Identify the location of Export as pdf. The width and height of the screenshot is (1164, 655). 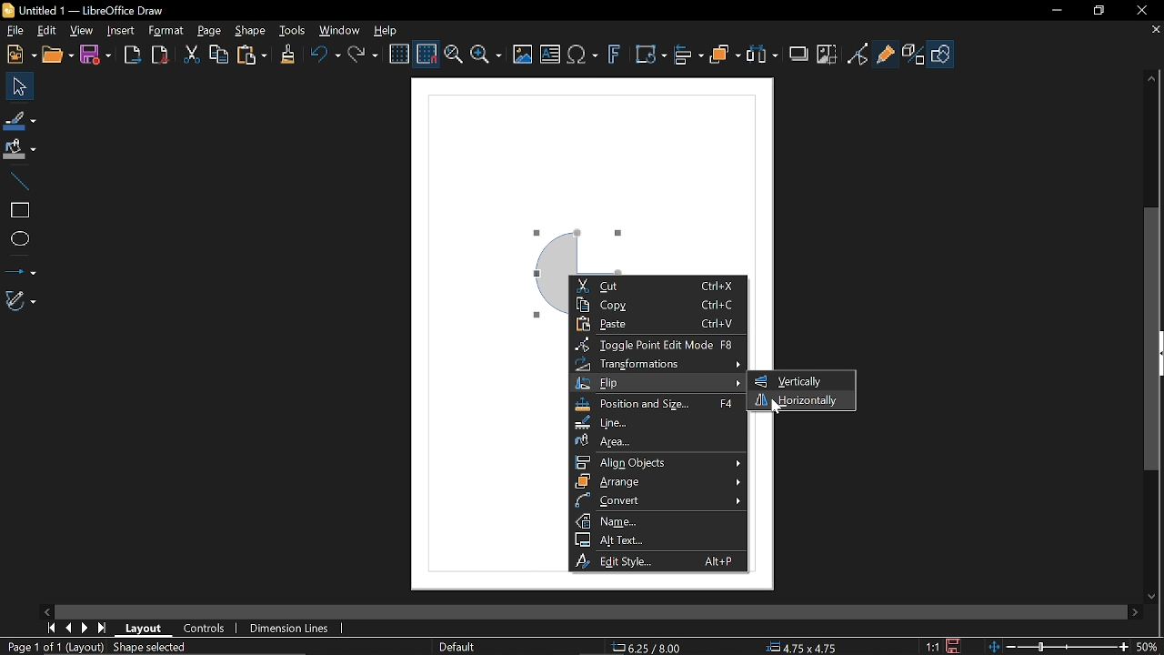
(159, 55).